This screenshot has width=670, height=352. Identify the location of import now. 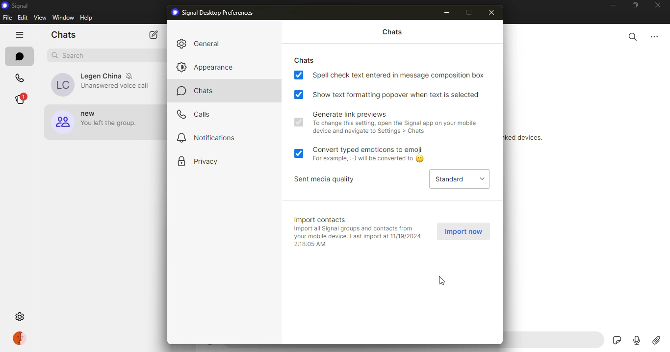
(463, 231).